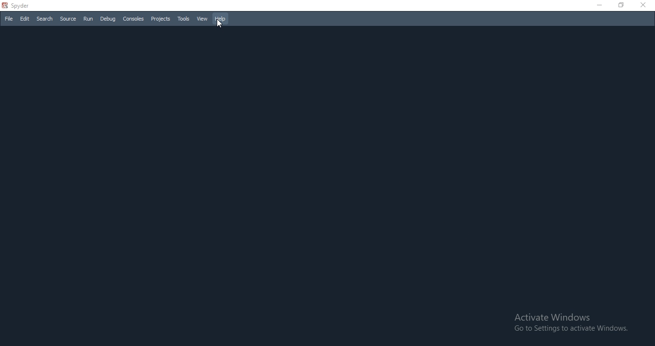 This screenshot has width=655, height=346. I want to click on cursor, so click(220, 24).